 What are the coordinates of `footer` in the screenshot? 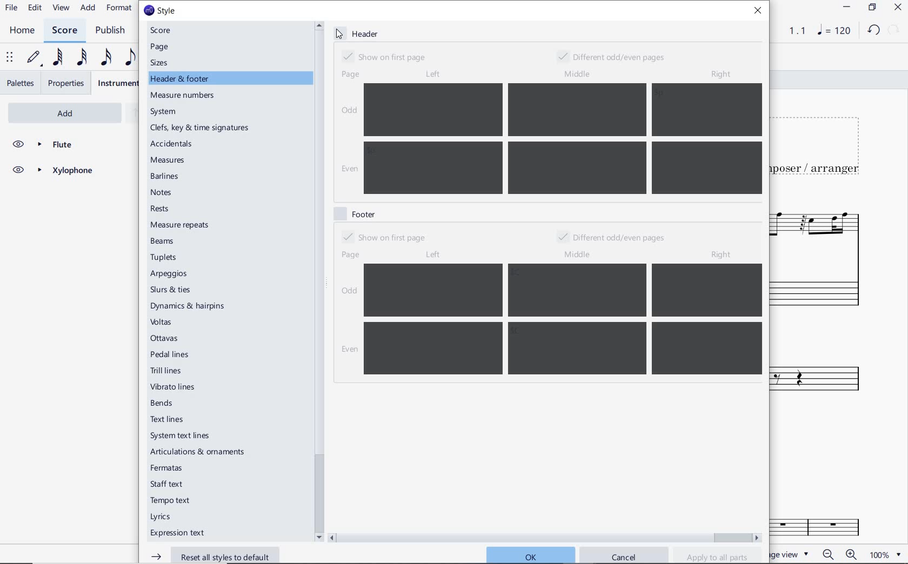 It's located at (354, 213).